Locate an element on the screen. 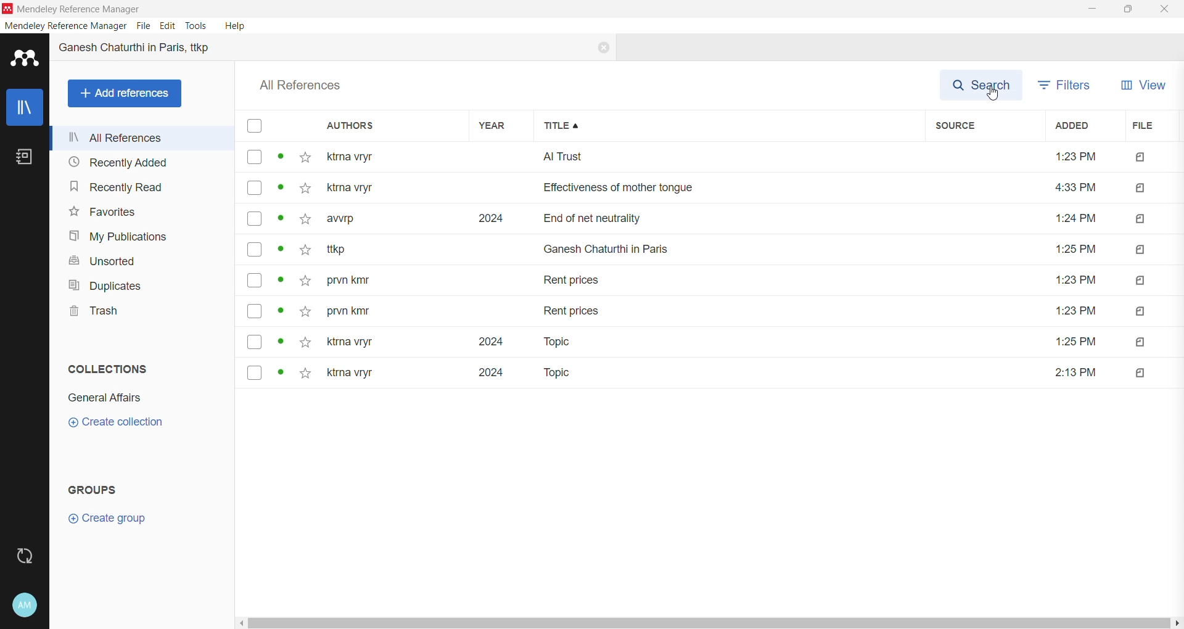 The width and height of the screenshot is (1184, 629). Restore Down is located at coordinates (1127, 10).